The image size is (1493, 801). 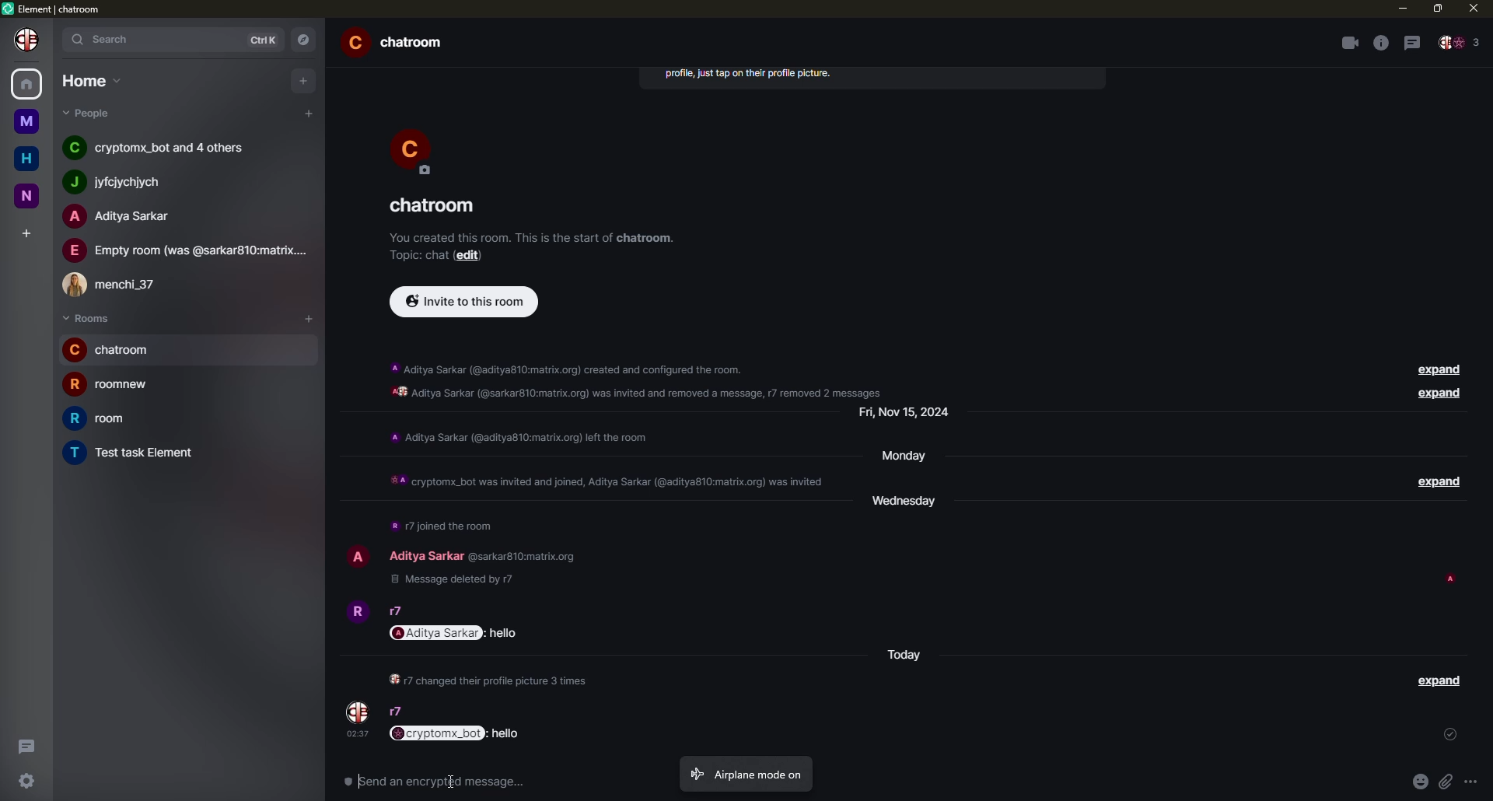 I want to click on add, so click(x=302, y=81).